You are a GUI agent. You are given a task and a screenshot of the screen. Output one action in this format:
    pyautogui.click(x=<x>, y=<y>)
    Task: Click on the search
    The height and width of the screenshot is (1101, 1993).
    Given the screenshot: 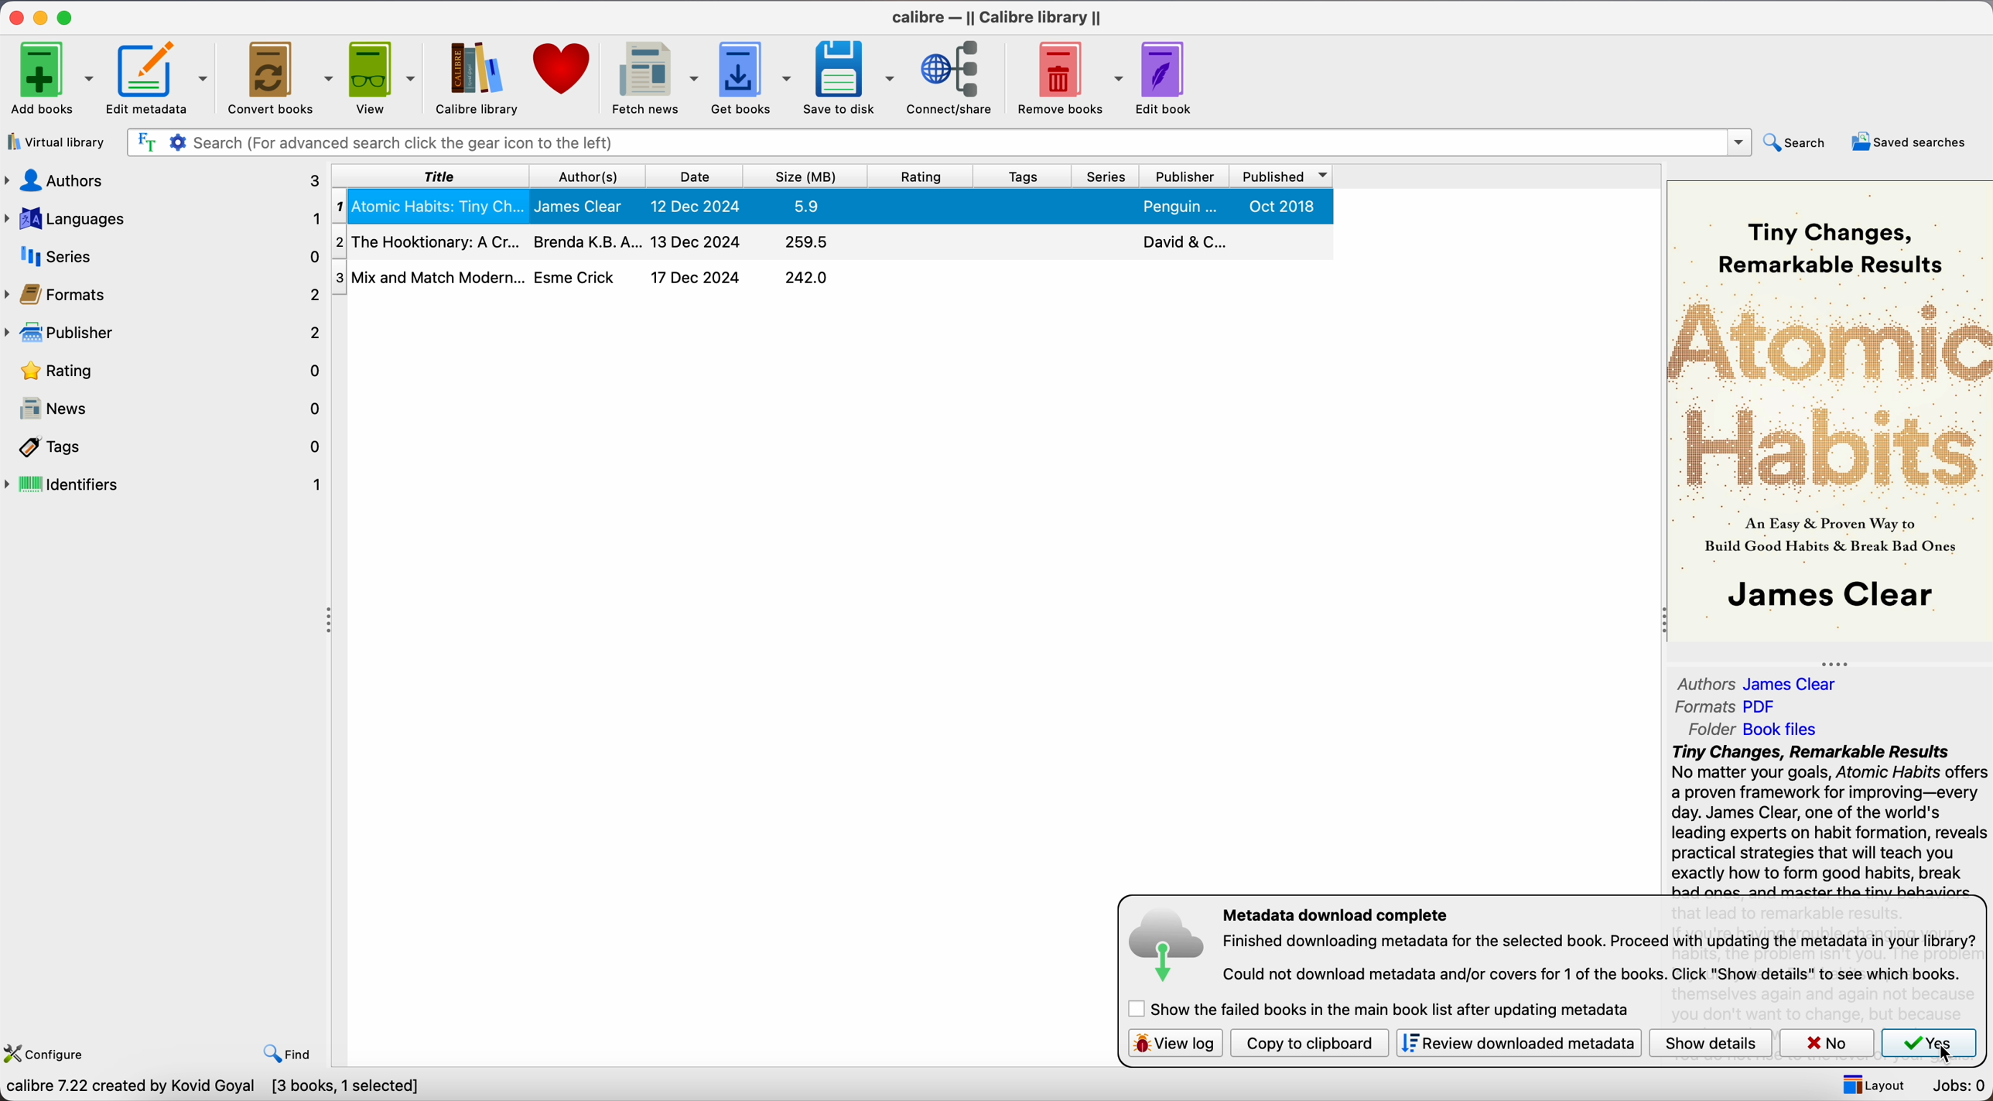 What is the action you would take?
    pyautogui.click(x=1800, y=142)
    